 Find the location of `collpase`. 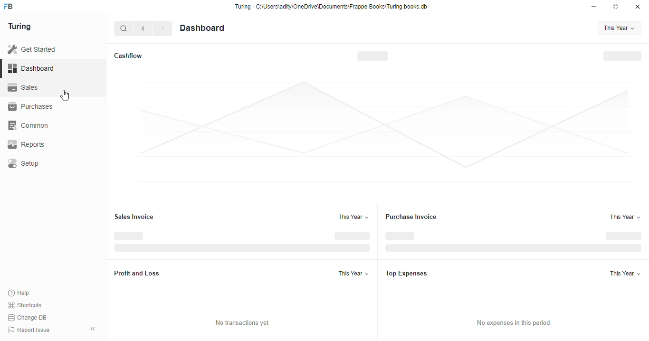

collpase is located at coordinates (94, 327).